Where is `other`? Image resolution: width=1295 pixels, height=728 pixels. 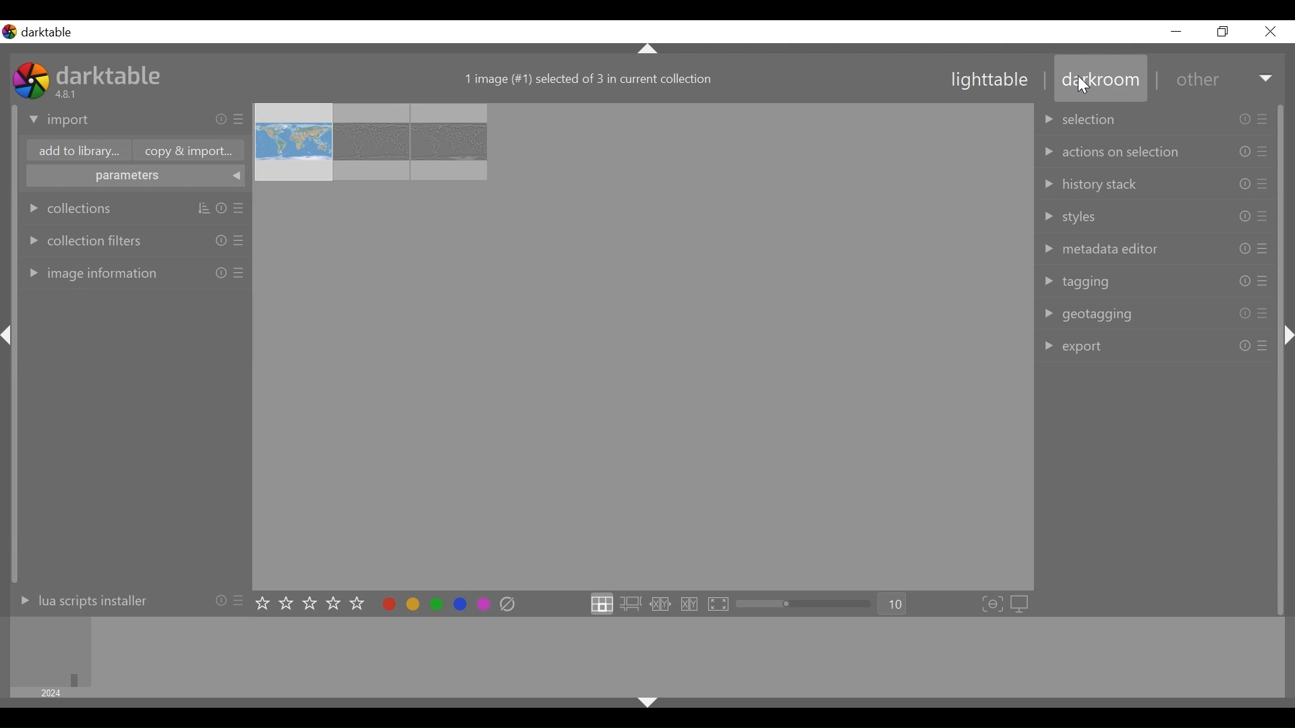
other is located at coordinates (1221, 80).